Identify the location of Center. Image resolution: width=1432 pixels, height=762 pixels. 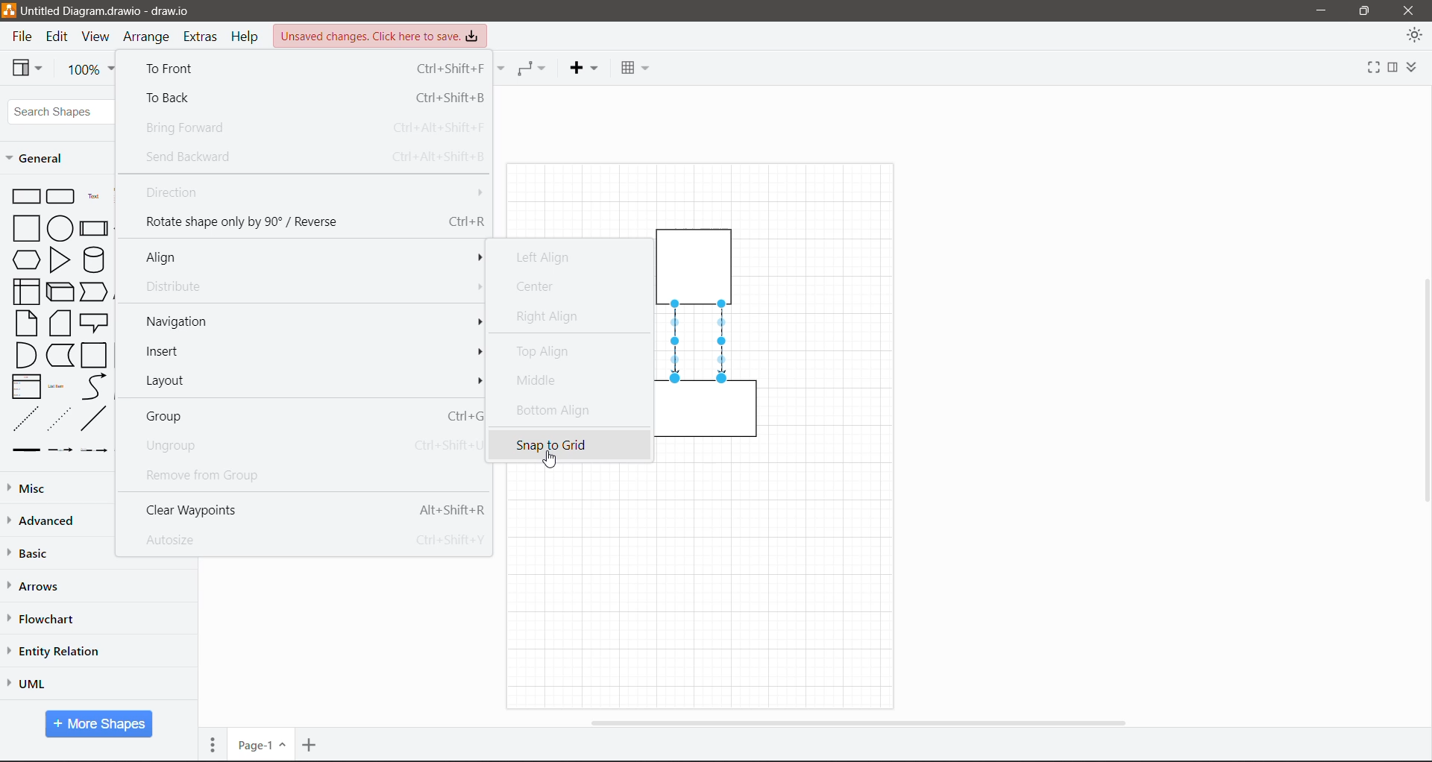
(542, 287).